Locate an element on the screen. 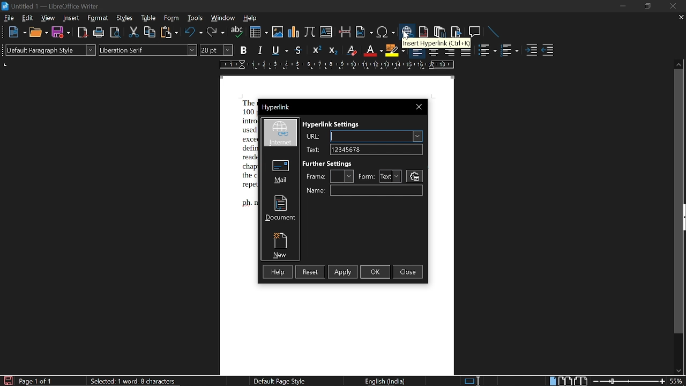 The image size is (686, 386). insert text is located at coordinates (327, 32).